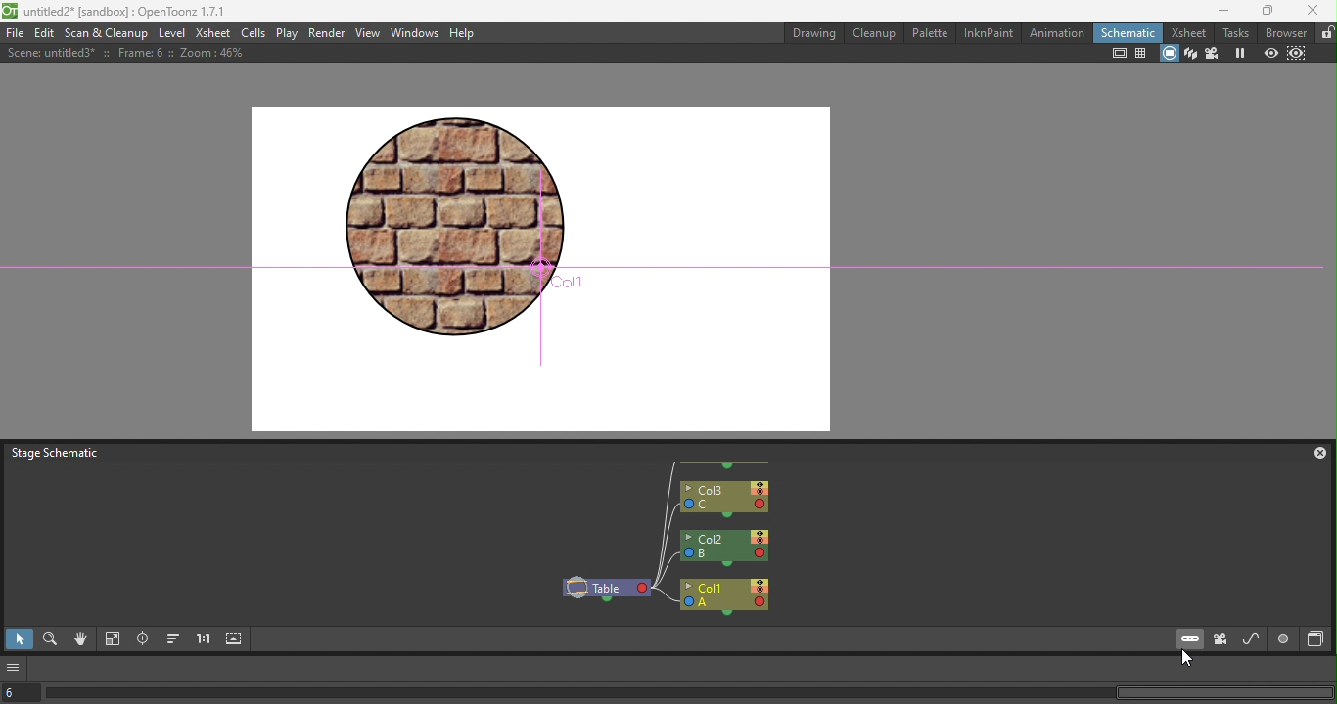  What do you see at coordinates (931, 32) in the screenshot?
I see `Palette` at bounding box center [931, 32].